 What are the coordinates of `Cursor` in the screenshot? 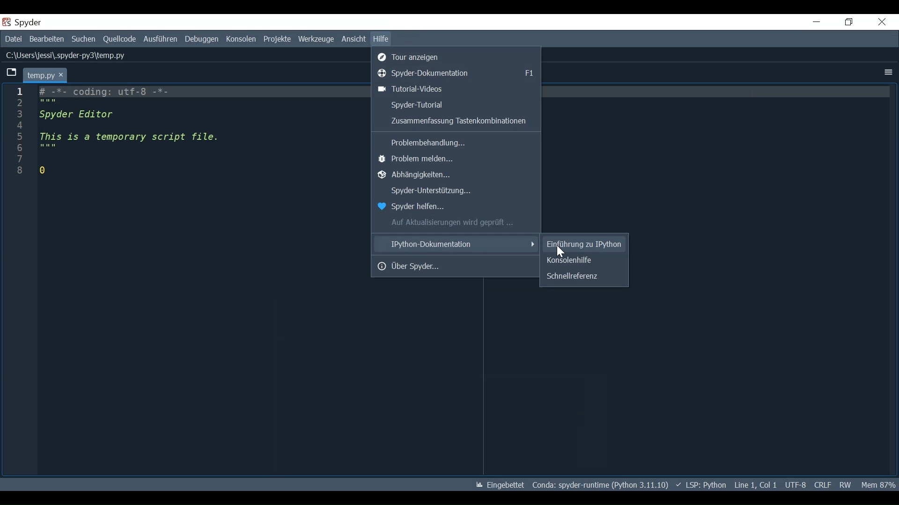 It's located at (561, 252).